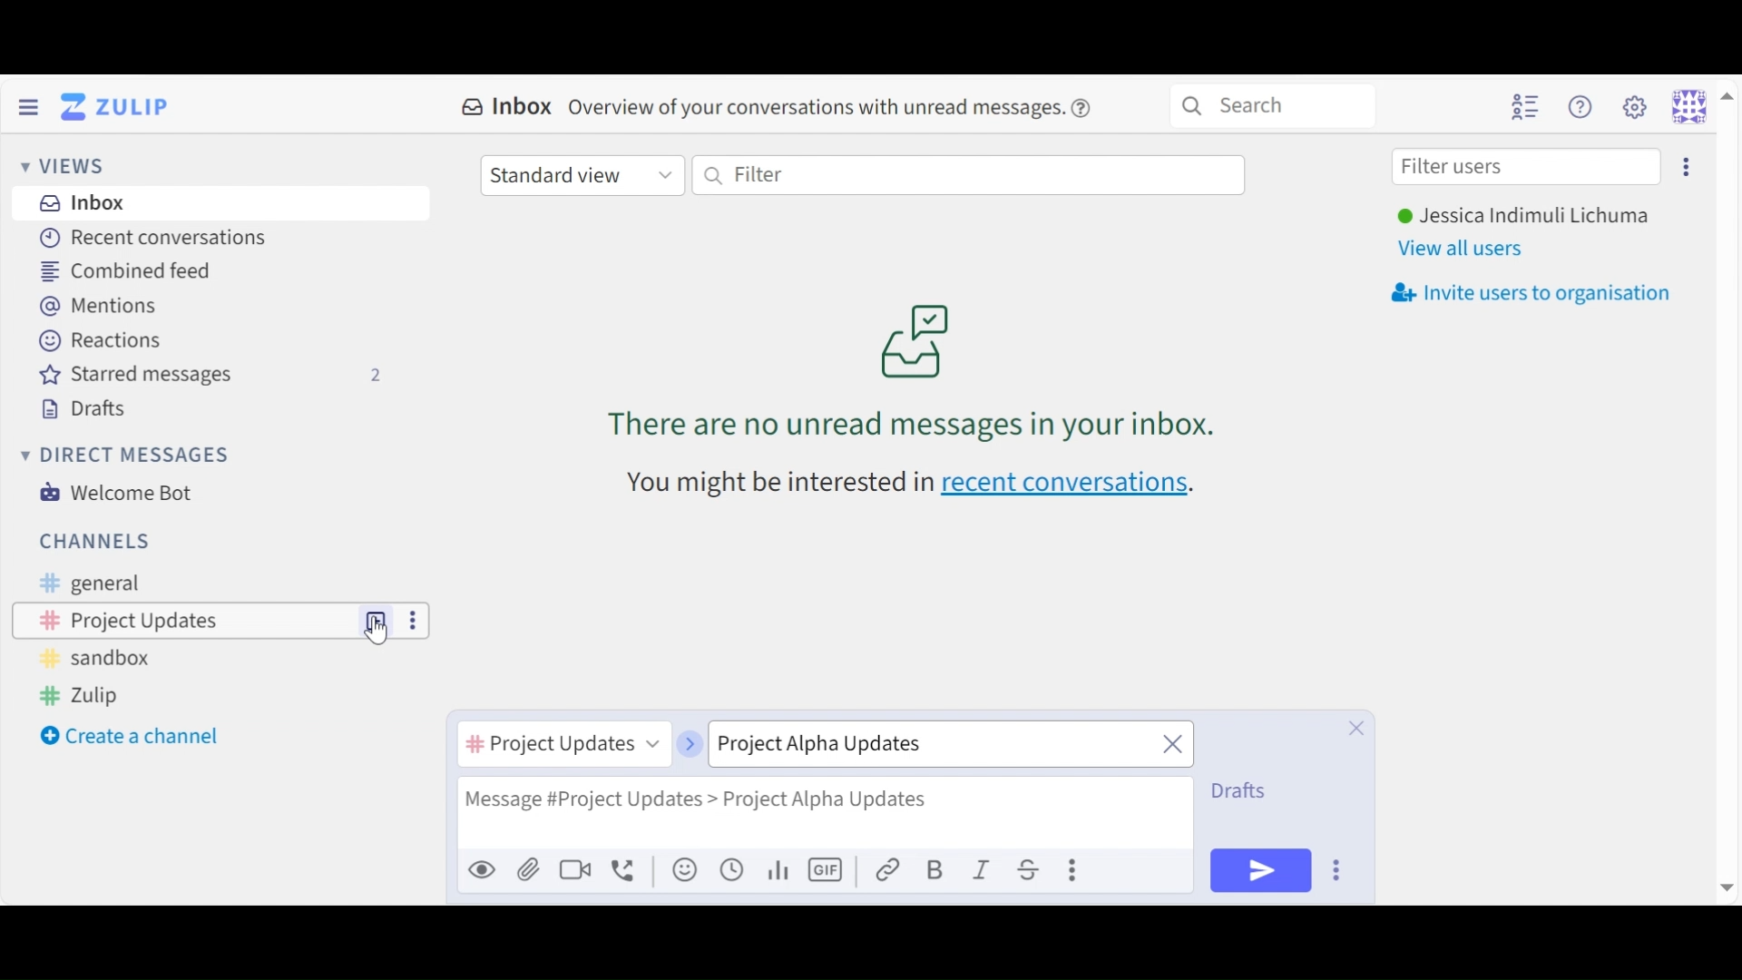  What do you see at coordinates (625, 870) in the screenshot?
I see `Add voice call` at bounding box center [625, 870].